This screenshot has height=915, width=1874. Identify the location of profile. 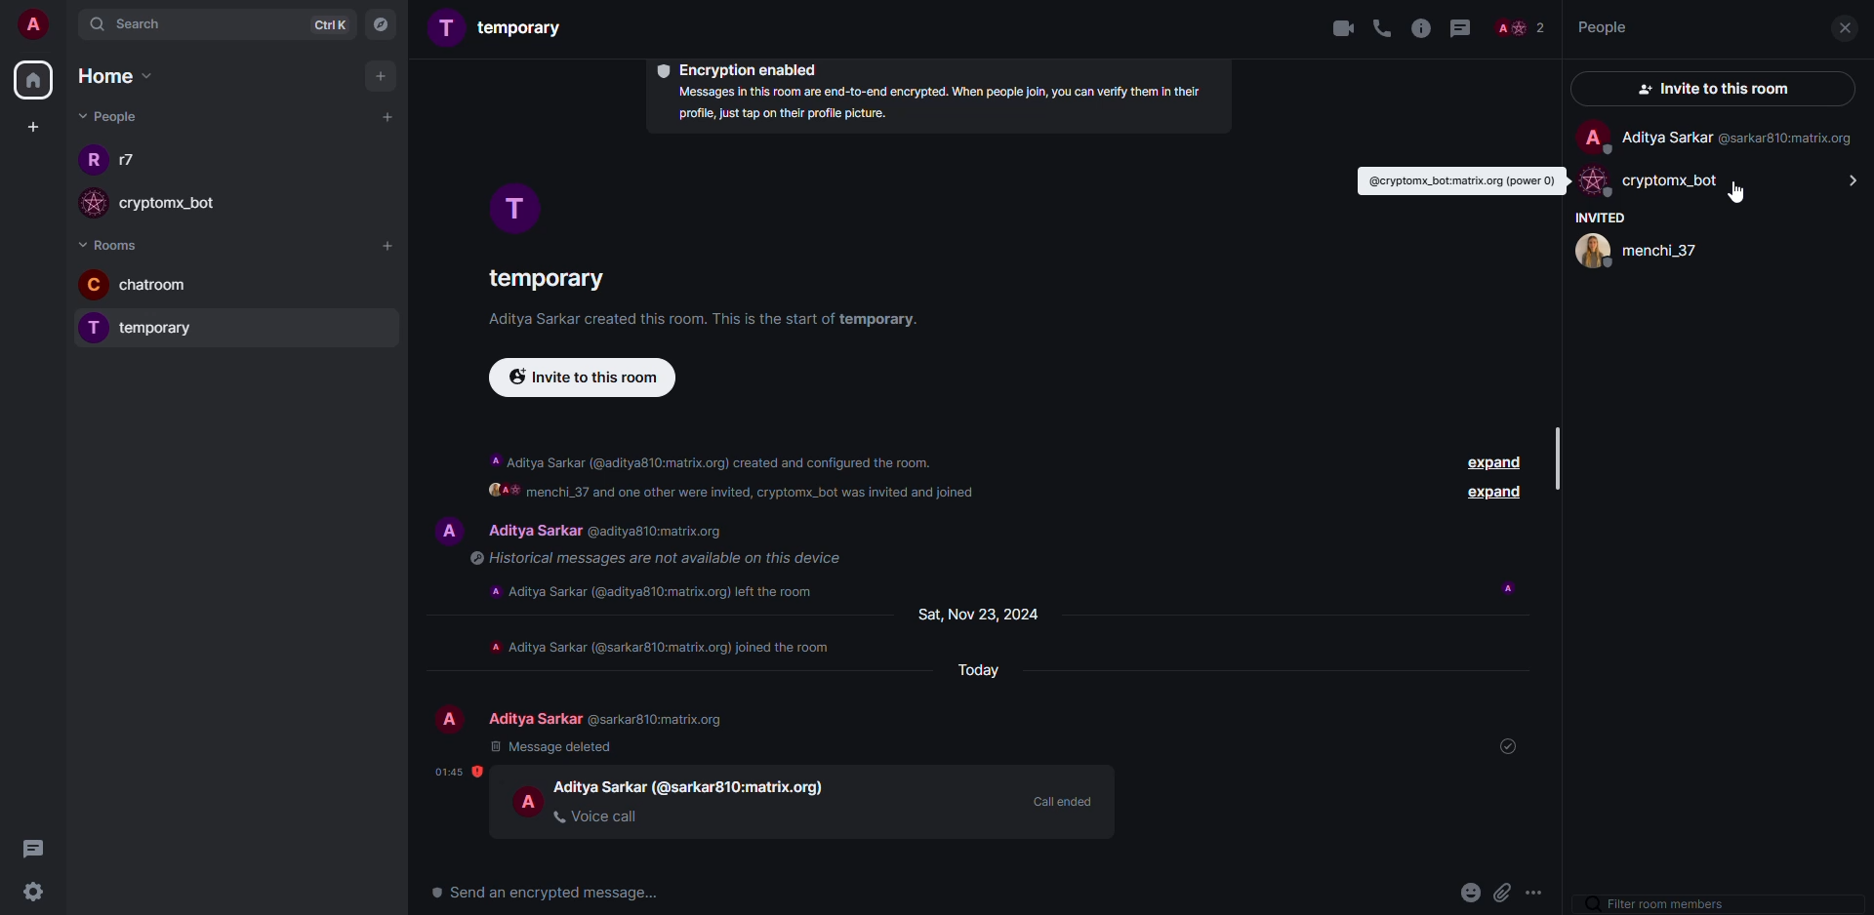
(513, 209).